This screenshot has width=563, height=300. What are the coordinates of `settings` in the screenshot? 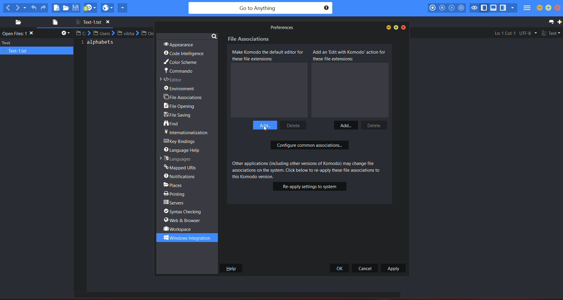 It's located at (65, 34).